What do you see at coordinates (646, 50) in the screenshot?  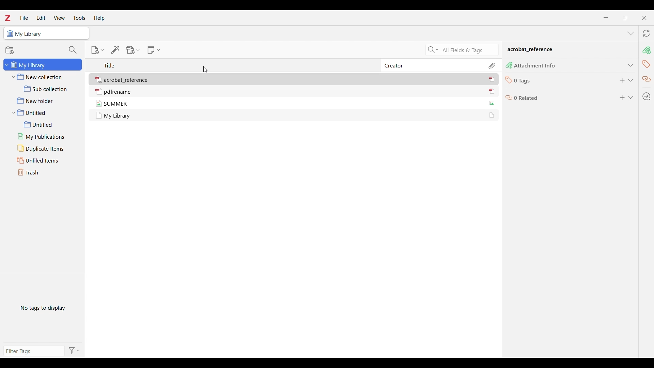 I see `Attachment info` at bounding box center [646, 50].